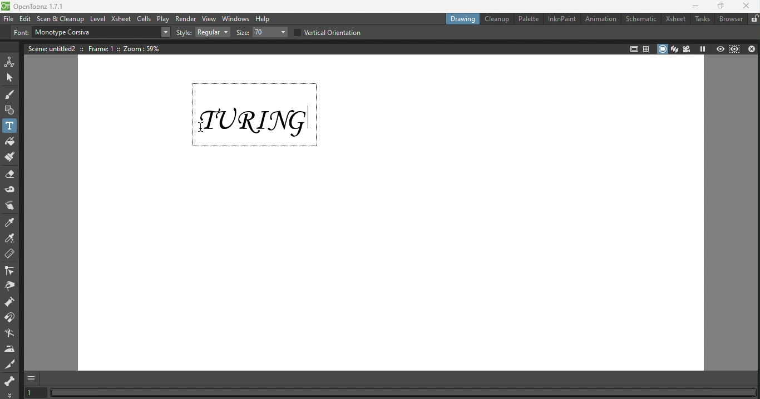 Image resolution: width=760 pixels, height=399 pixels. Describe the element at coordinates (144, 18) in the screenshot. I see `Cells` at that location.